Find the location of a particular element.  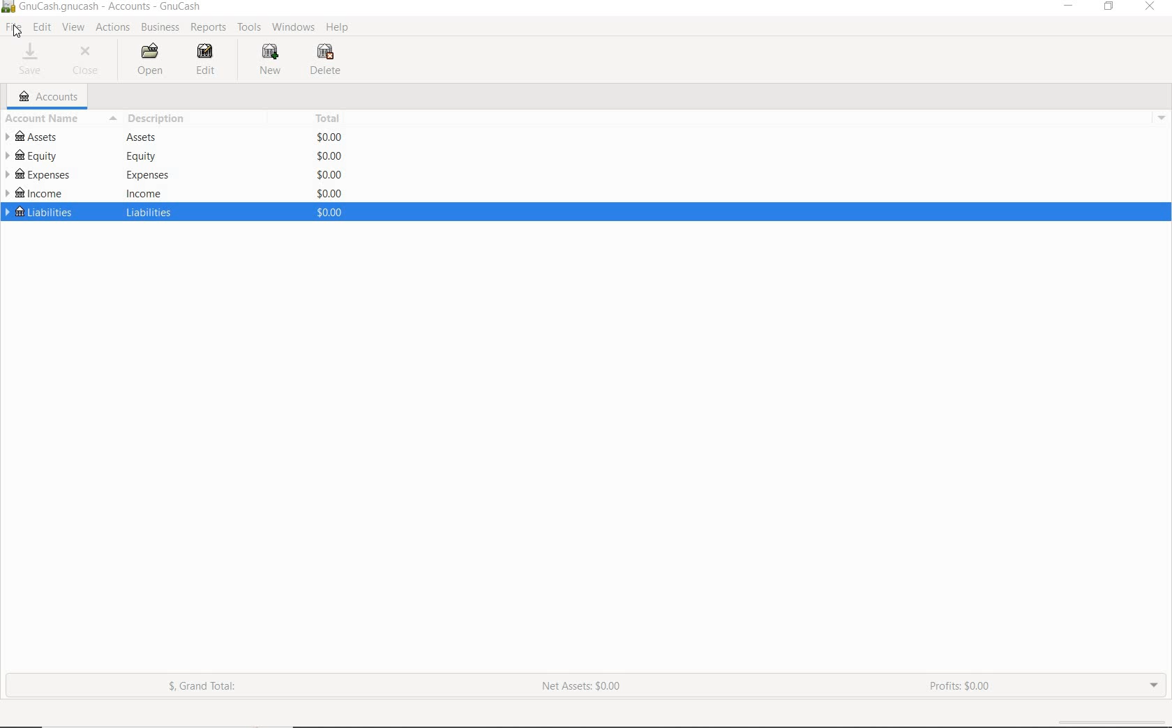

OPEN is located at coordinates (146, 59).